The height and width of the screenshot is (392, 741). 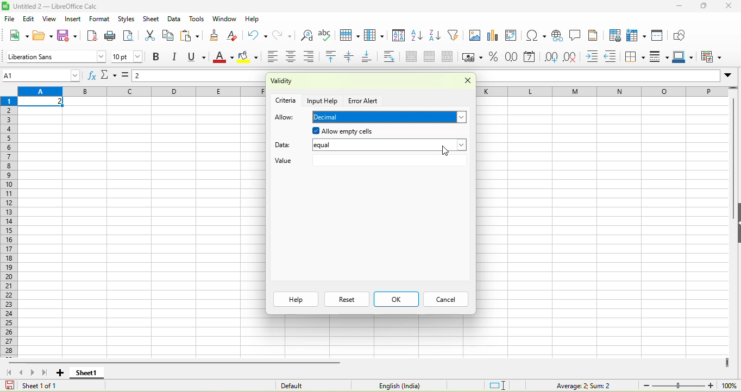 I want to click on row, so click(x=602, y=91).